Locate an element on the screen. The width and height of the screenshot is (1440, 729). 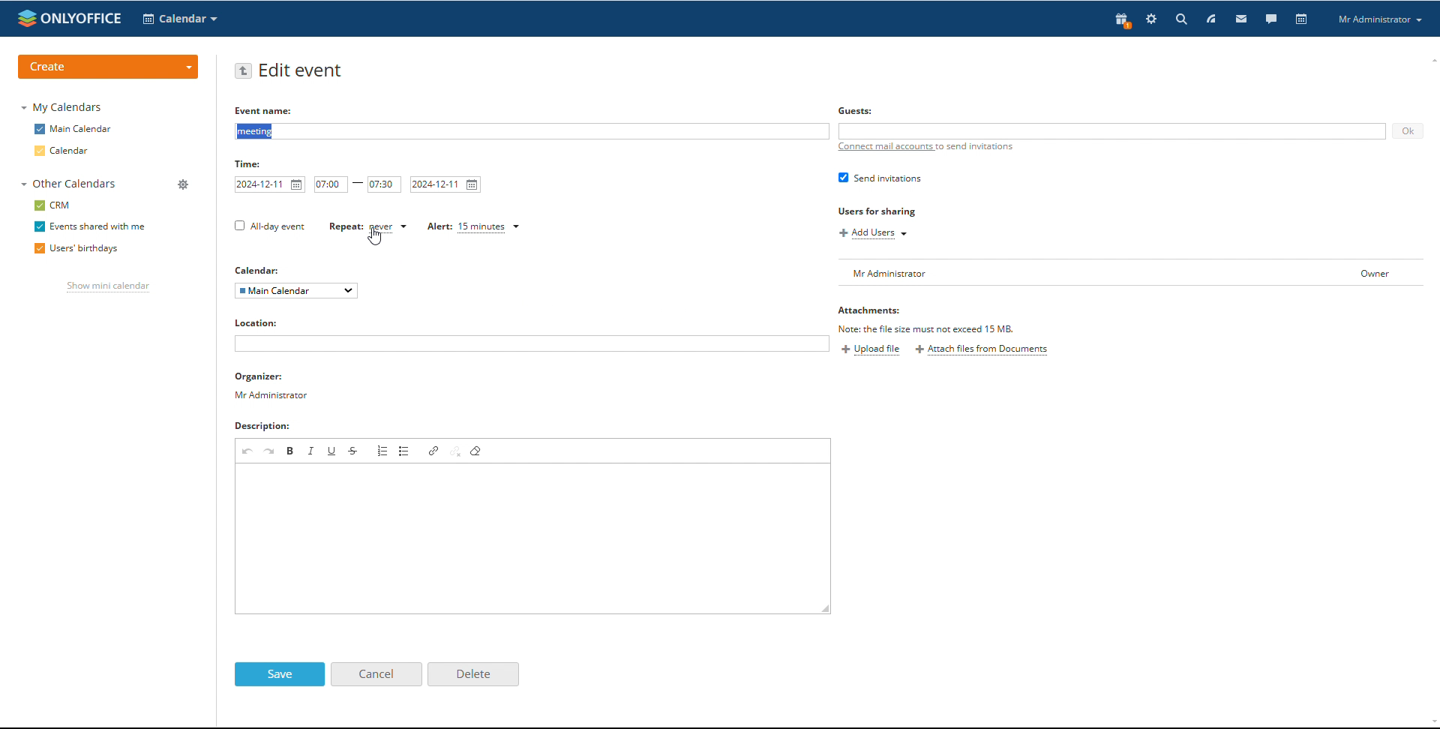
all-day event checkbox is located at coordinates (268, 226).